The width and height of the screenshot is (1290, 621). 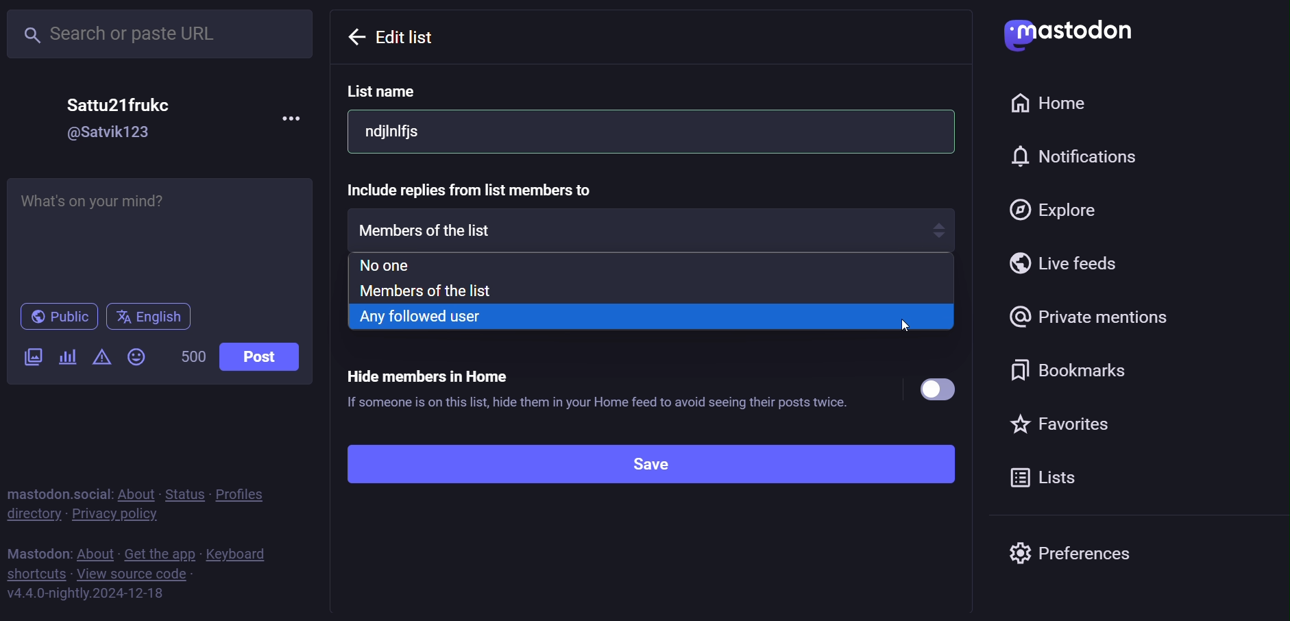 I want to click on private policy, so click(x=119, y=515).